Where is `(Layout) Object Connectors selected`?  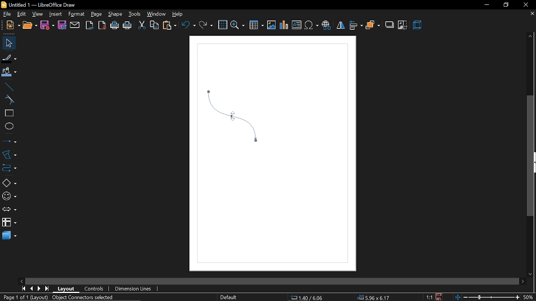 (Layout) Object Connectors selected is located at coordinates (72, 298).